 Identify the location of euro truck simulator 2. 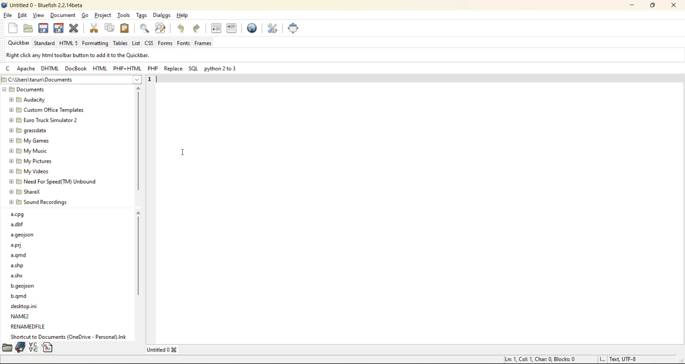
(45, 120).